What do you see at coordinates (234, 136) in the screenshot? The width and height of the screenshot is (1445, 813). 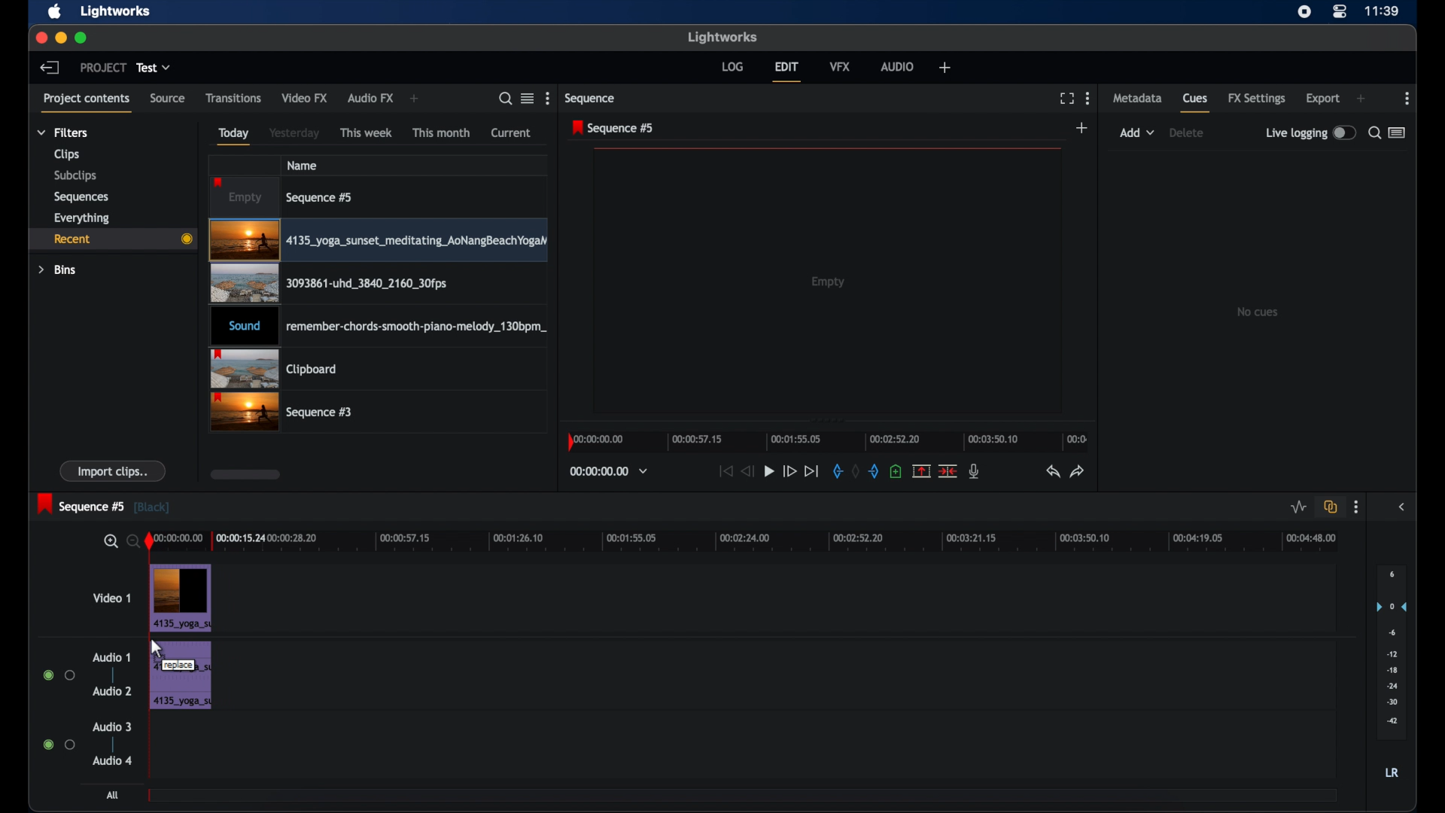 I see `today` at bounding box center [234, 136].